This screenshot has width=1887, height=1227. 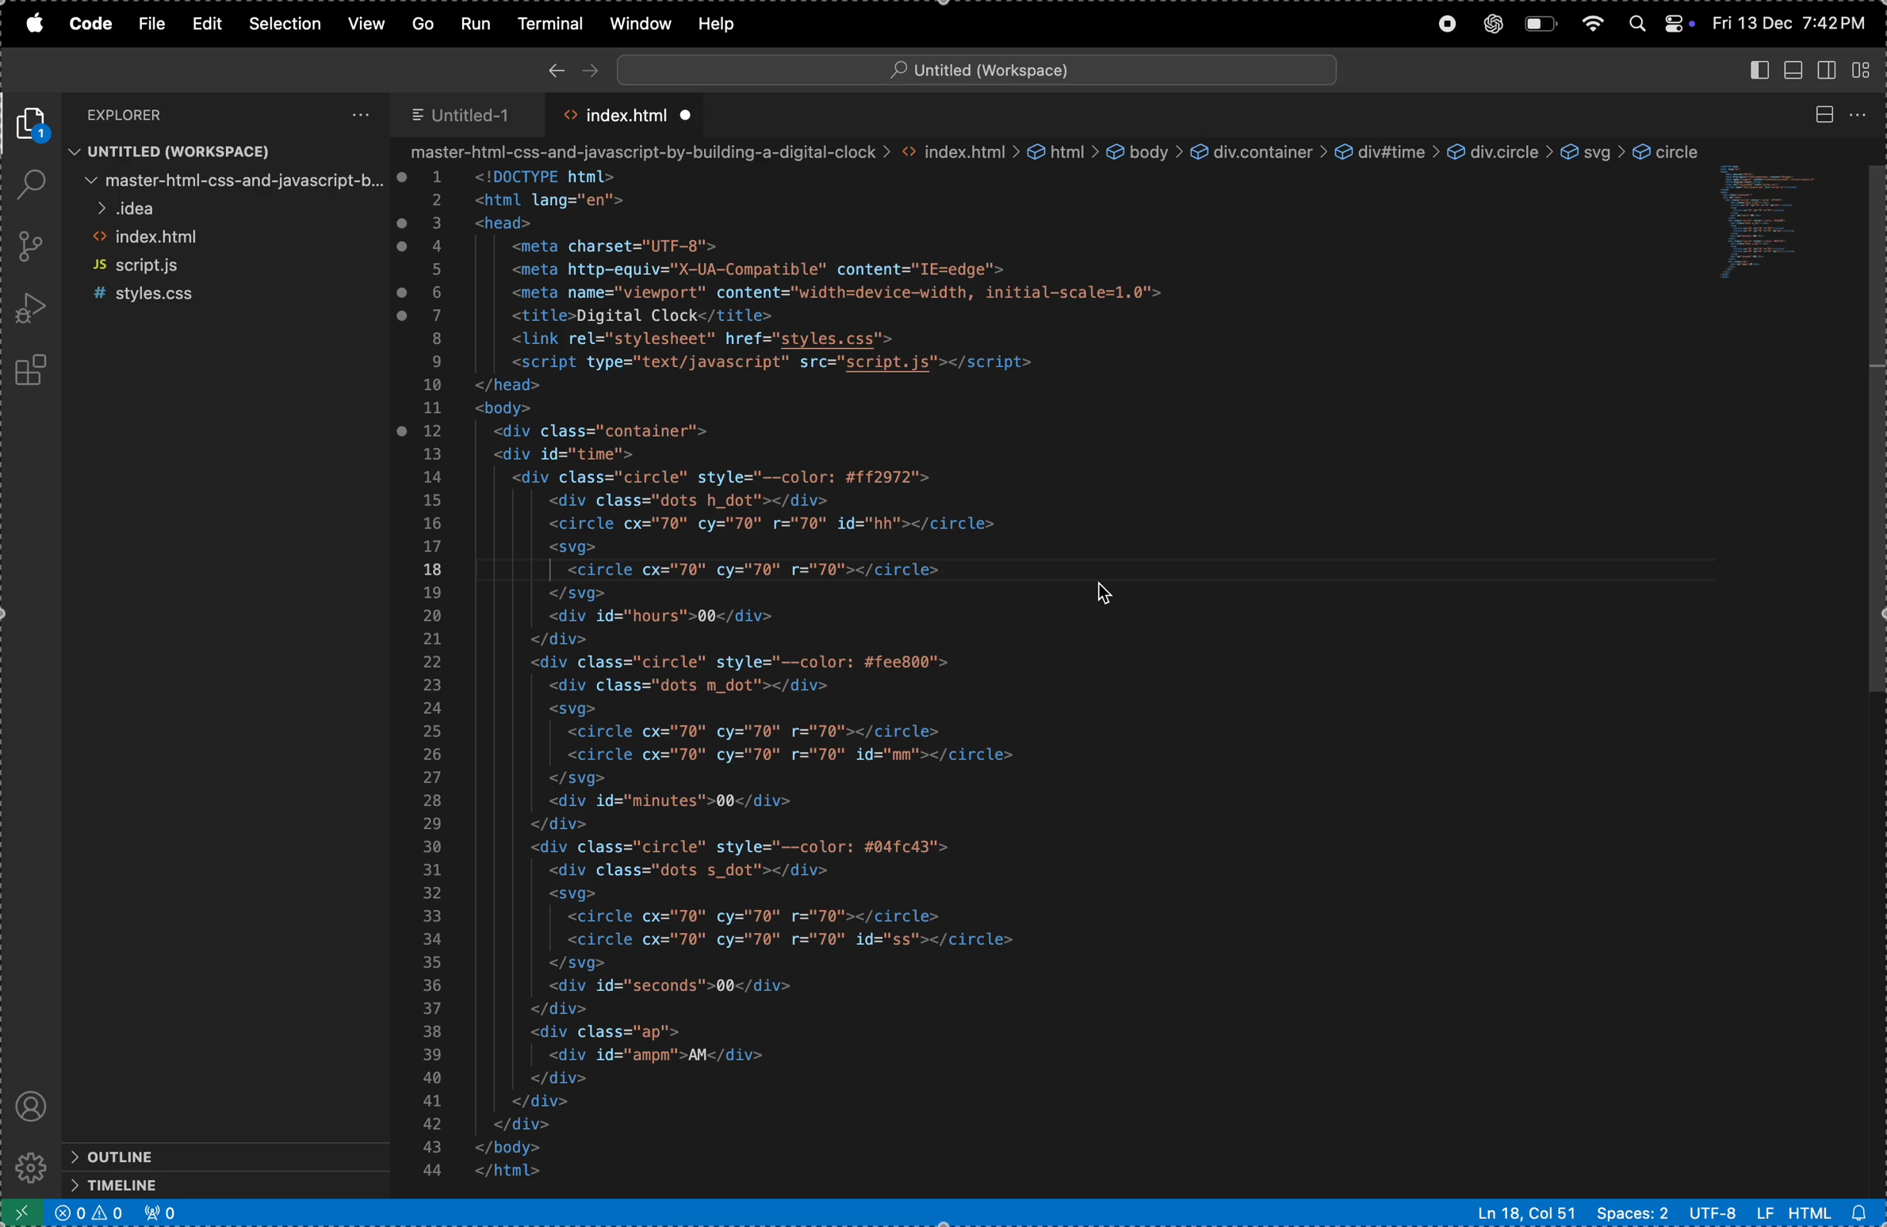 I want to click on <:DULITYFE Nntml>
<html lang="en">
<head>
<meta charset="UTF-8">
<meta http-equiv="X-UA-Compatible" content="IE=edge">
<meta name="viewport" content="width=device-width, initial-scale=1.0">
<title>Digital Clock</title>
<link rel="stylesheet" href="styles.css">
<script type="text/javascript" src="script.js"></script>
</head>
<body>
<div class="container">
<div id="time">
<div class="circle" style="--color: #ff2972">
<div class="dots h_dot"></div>
<circle cx="70" cy="70" r="70" id="hh"></circle>
<svg>
<circle cx="70" cy="70" r="70"></circle>
</svg> IN
<div id="hours">00</div>
</div>
<div class="circle" style="--color: #fee800">
<div class="dots m_dot"></div>
<svg>
<circle cx="70" cy="70" r="70"></circle>
<circle cx="70" cy="70" r="70" id="mm"></circle>
</svg>
<div id="minutes">00</div>
</div>
<div class="circle" style="--color: #04fc43">
<div class="dots s_dot"></div>
<svg>
<circle cx="70" cy="70" r="70"></circle>
<circle cx="70" cy="70" r="70" id="ss"></circle>
</svg>
<div id="seconds">00</div>
</div>
<div class="ap">
<div id="ampm">AM</div>
</div>
</div>
</div>
</body>
</html>, so click(x=875, y=678).